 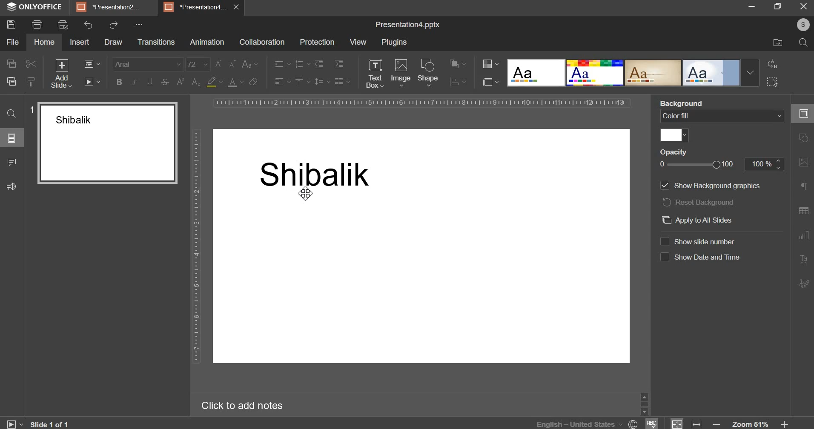 I want to click on paragraph, so click(x=803, y=187).